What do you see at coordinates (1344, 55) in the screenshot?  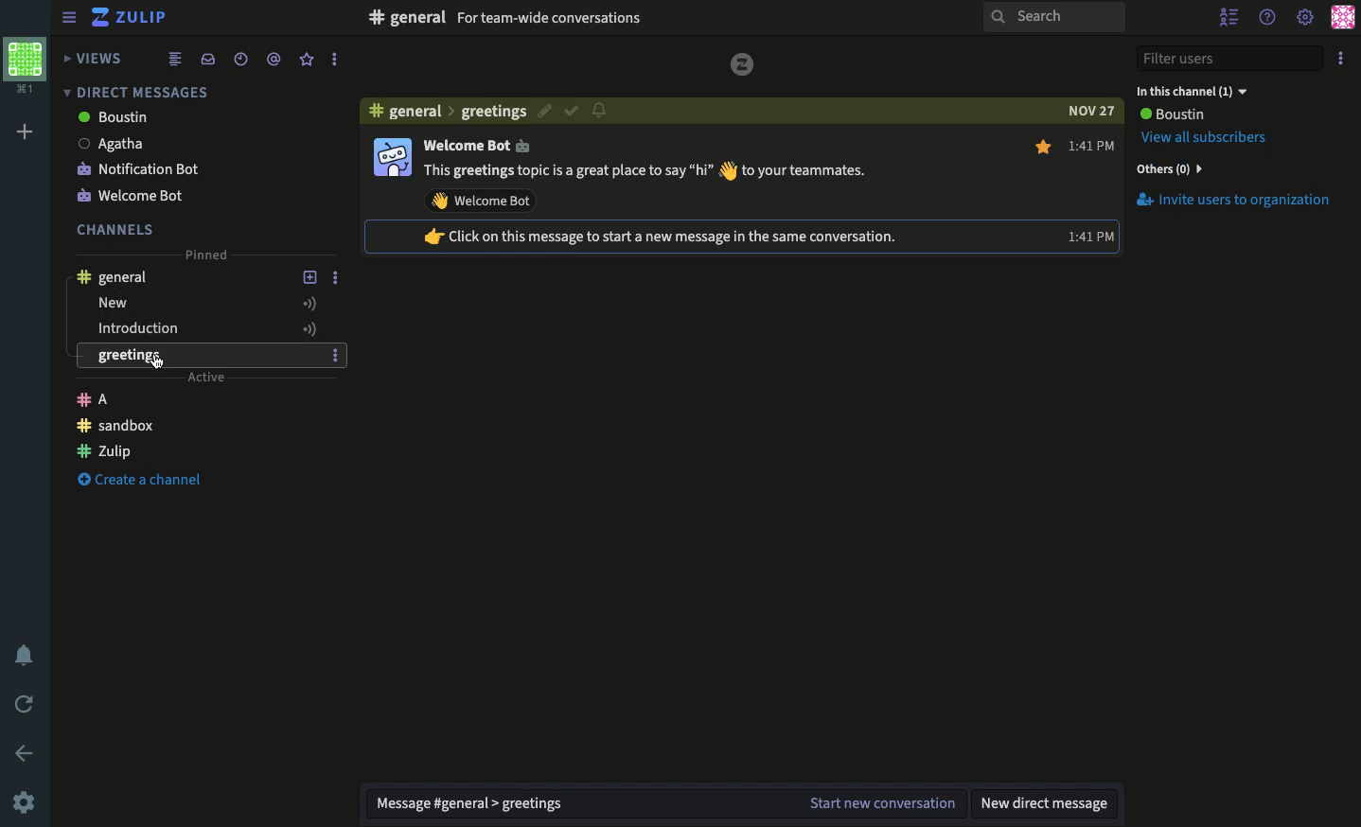 I see `Options ` at bounding box center [1344, 55].